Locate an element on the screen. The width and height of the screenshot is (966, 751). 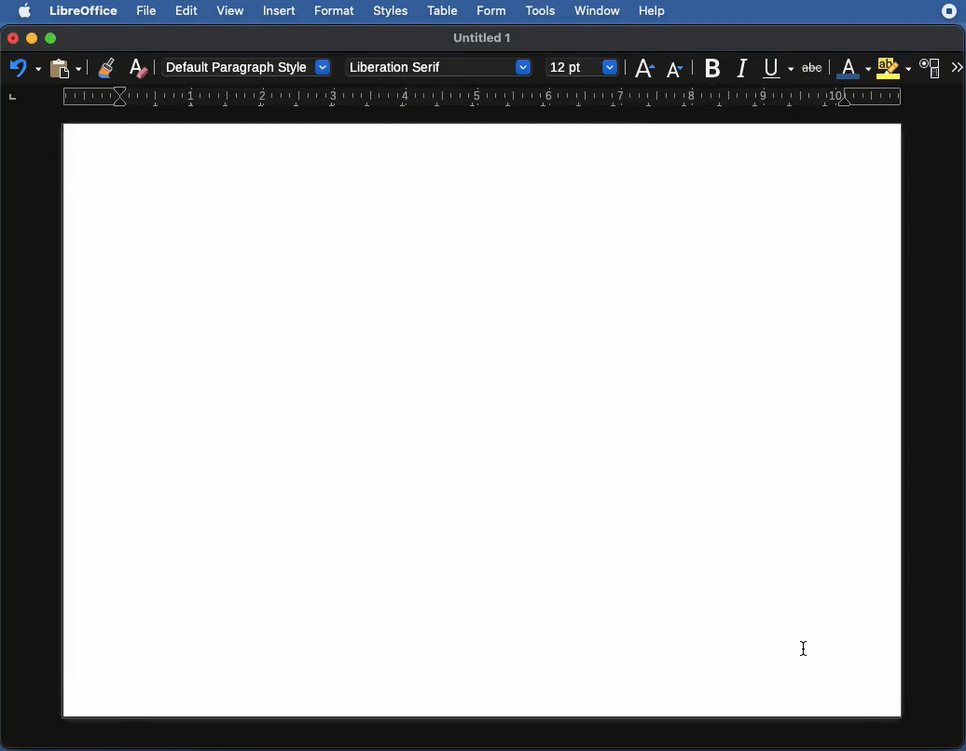
Size up is located at coordinates (644, 70).